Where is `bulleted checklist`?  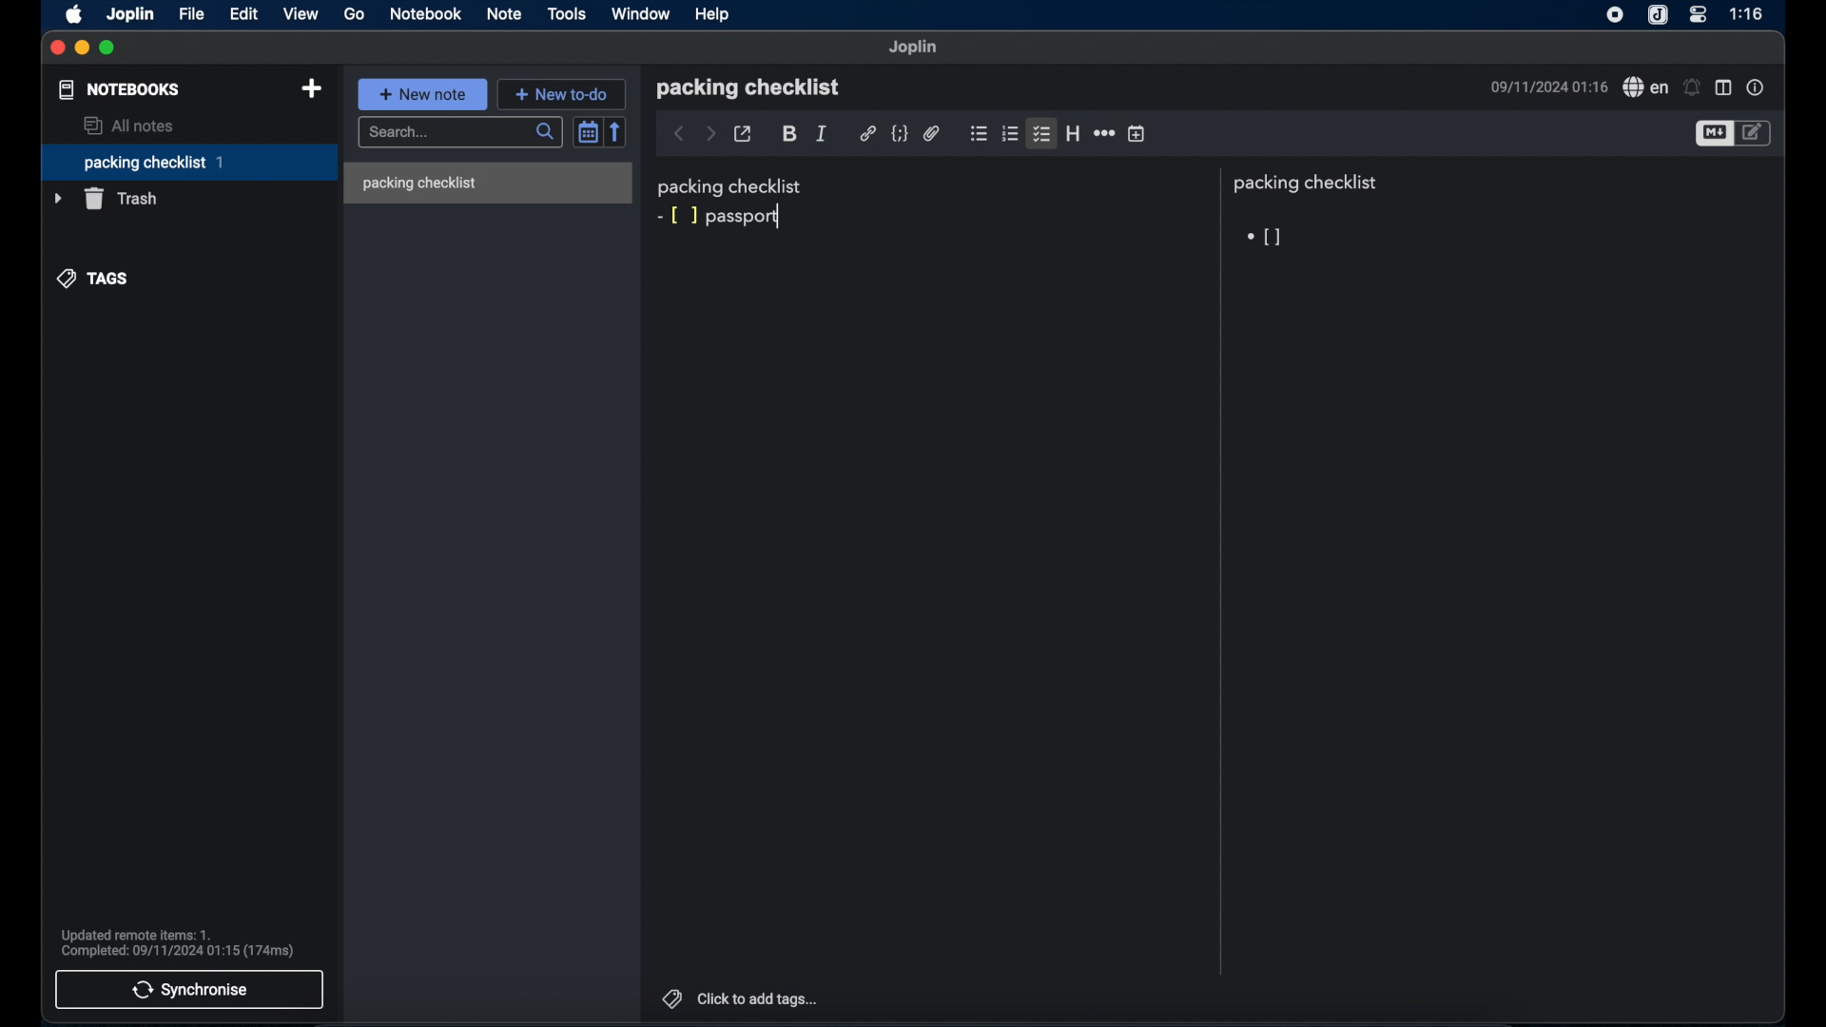
bulleted checklist is located at coordinates (1041, 135).